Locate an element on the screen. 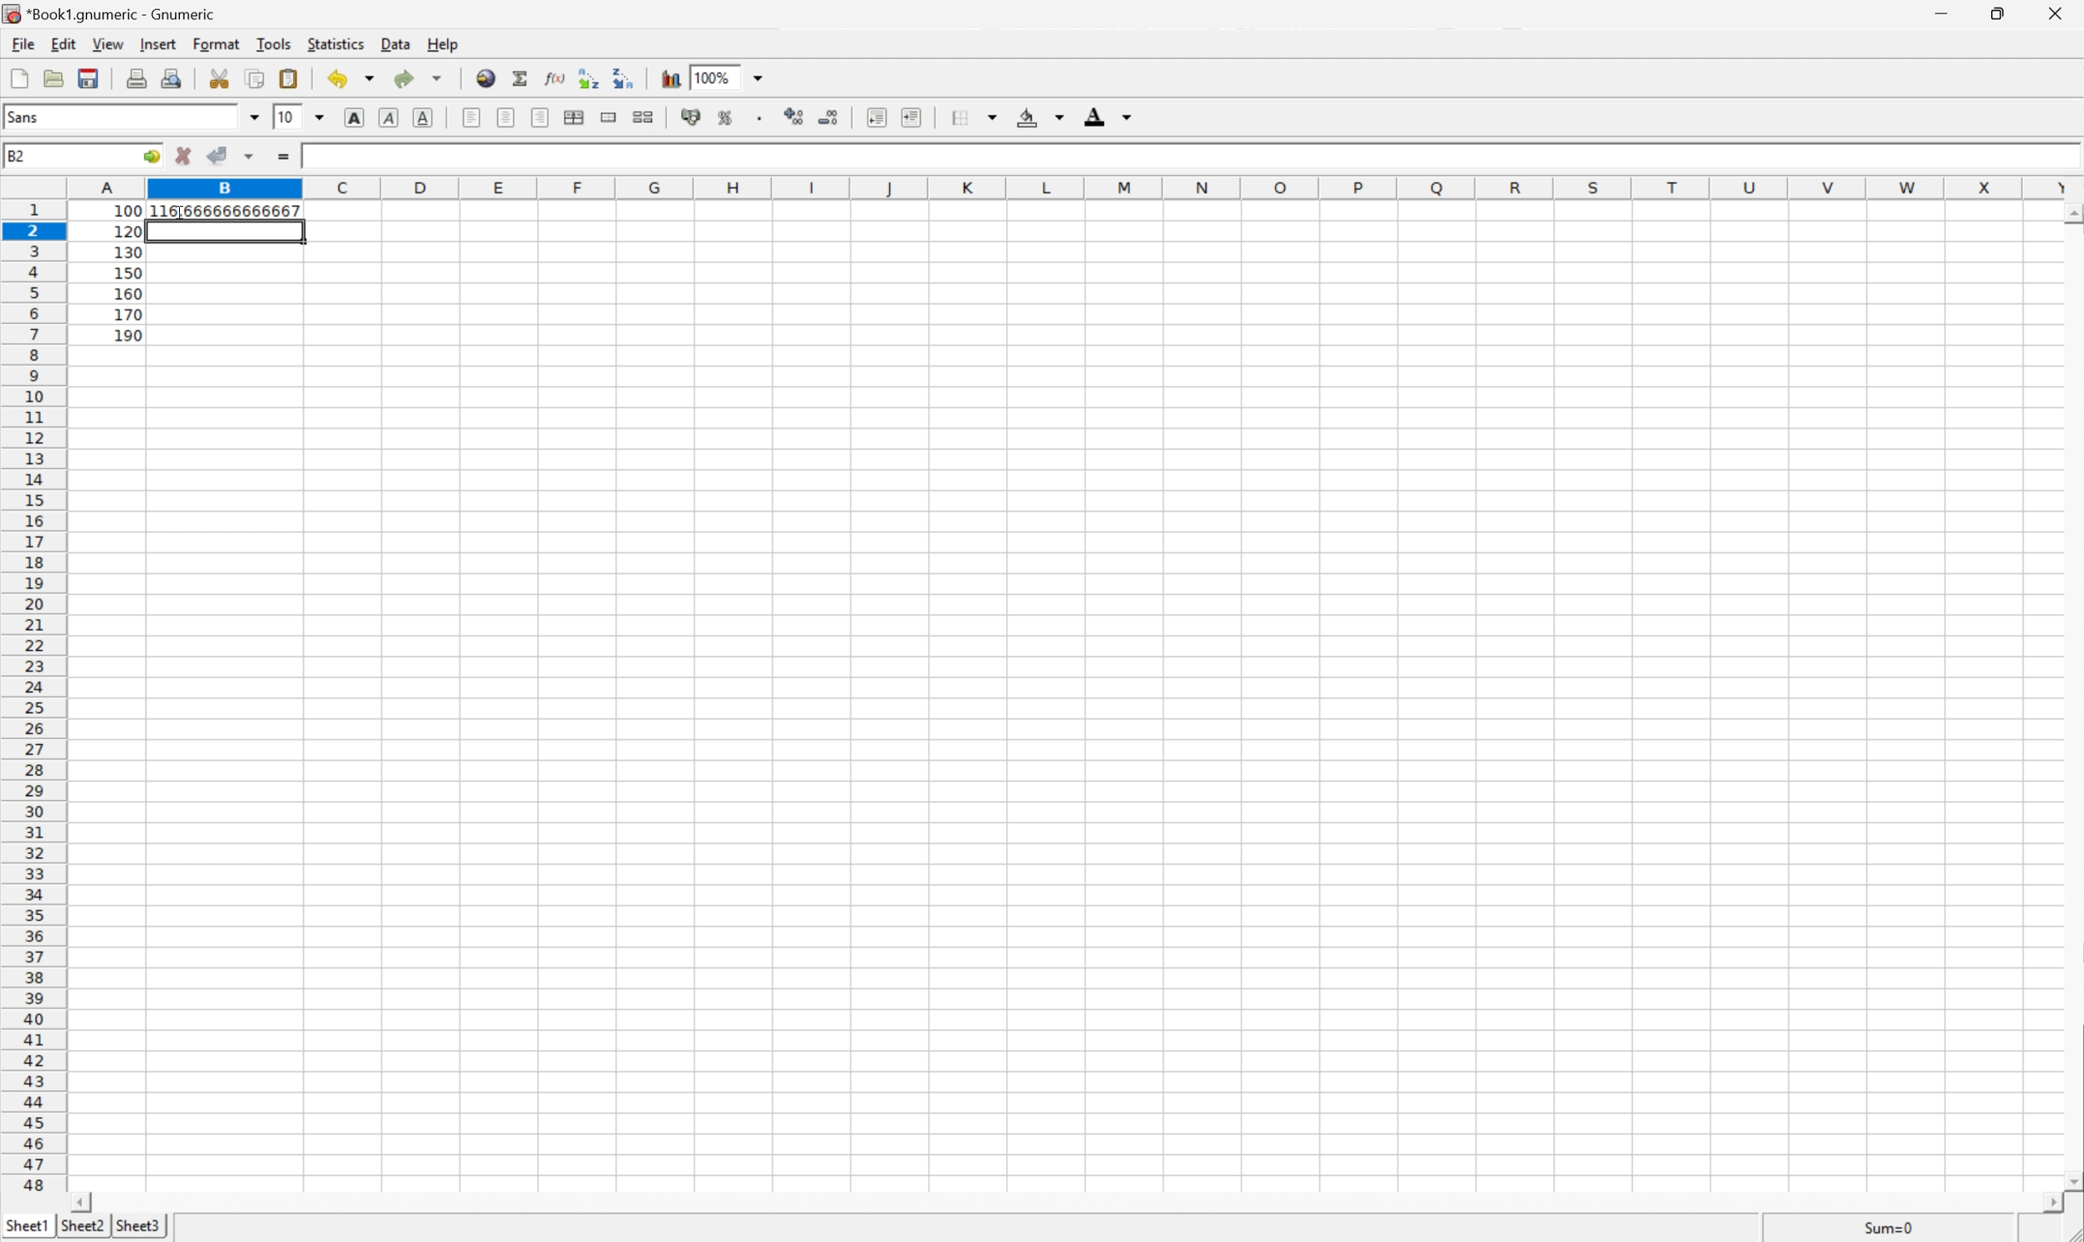 The height and width of the screenshot is (1242, 2084). cursor is located at coordinates (177, 213).